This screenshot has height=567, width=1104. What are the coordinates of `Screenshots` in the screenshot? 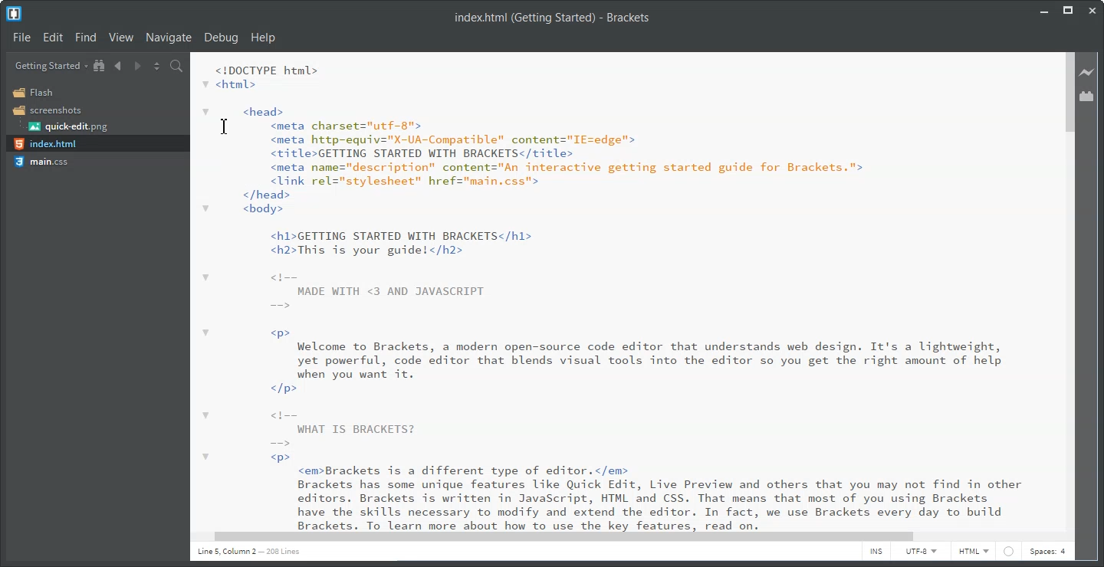 It's located at (48, 110).